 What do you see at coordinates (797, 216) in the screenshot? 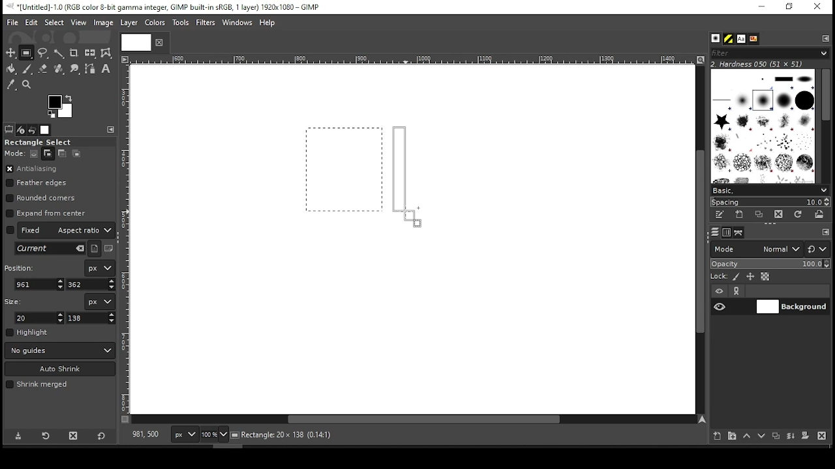
I see `refresh brushes` at bounding box center [797, 216].